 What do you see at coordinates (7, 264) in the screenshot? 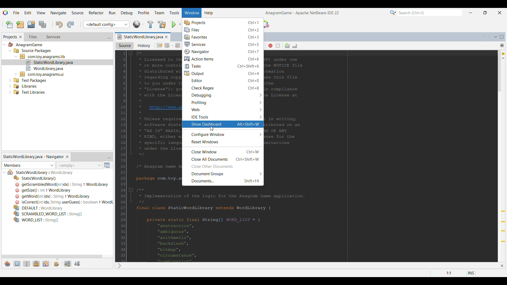
I see `Show inherited members ` at bounding box center [7, 264].